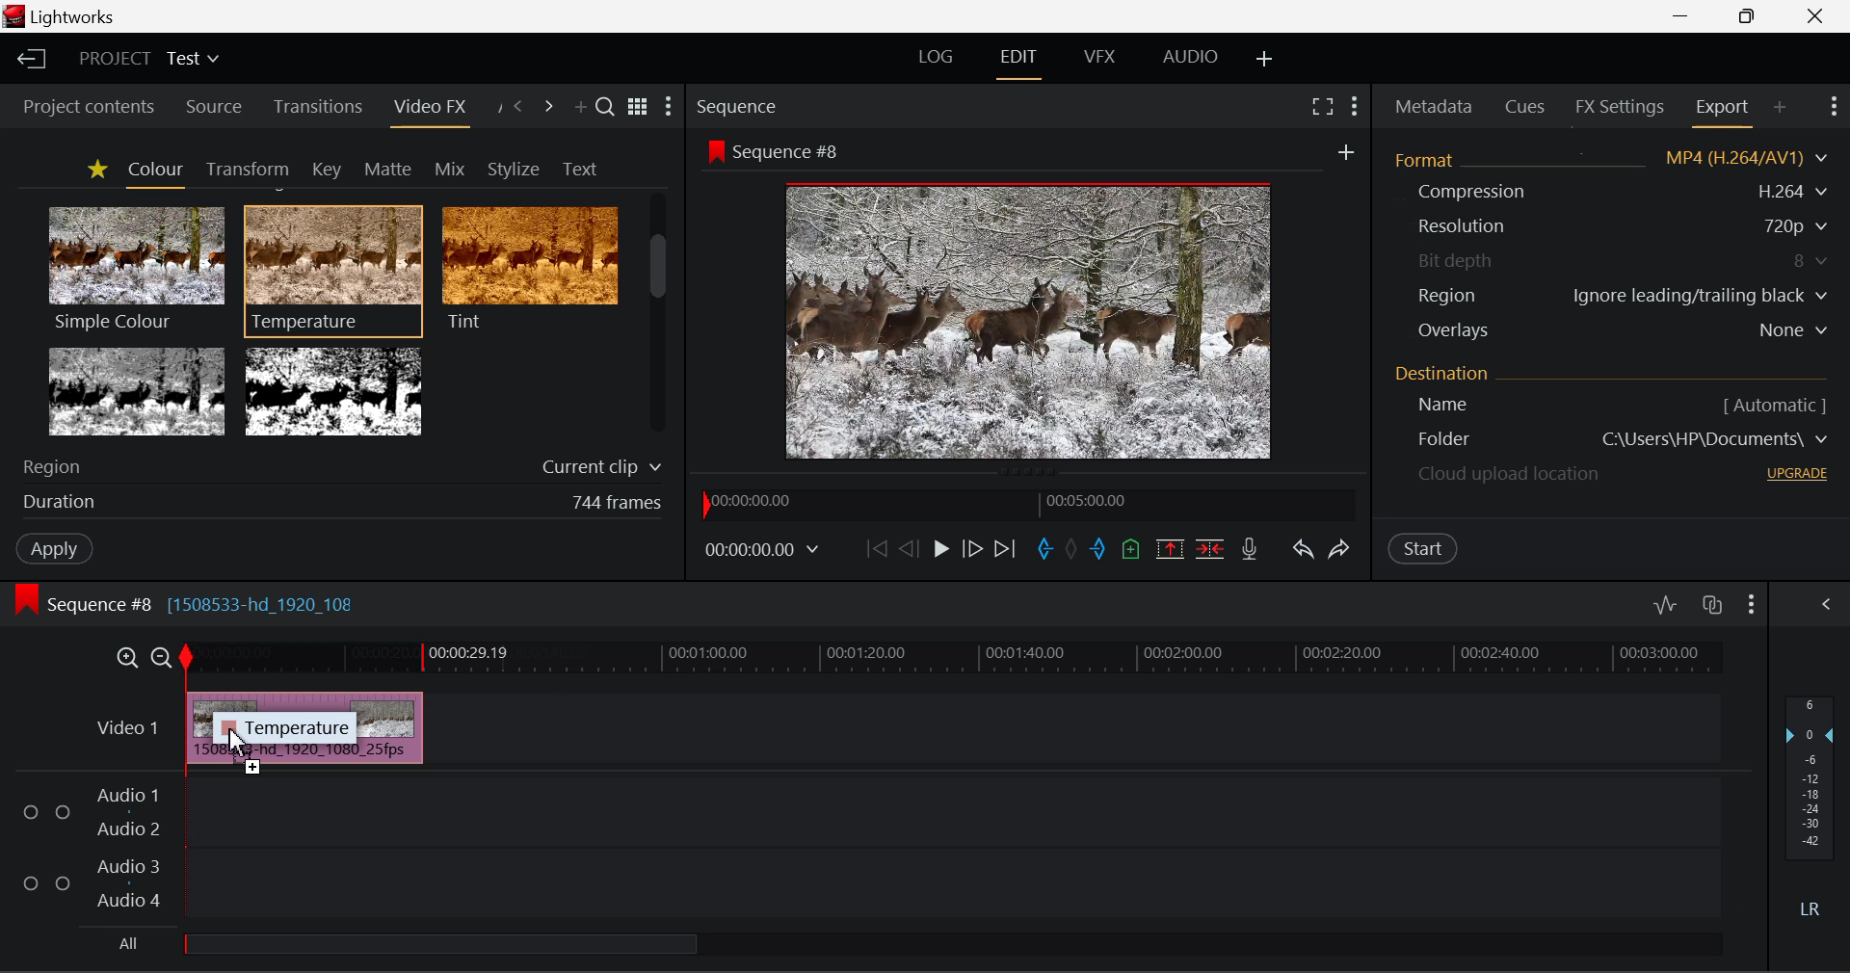 This screenshot has width=1850, height=973. What do you see at coordinates (909, 549) in the screenshot?
I see `Go Back` at bounding box center [909, 549].